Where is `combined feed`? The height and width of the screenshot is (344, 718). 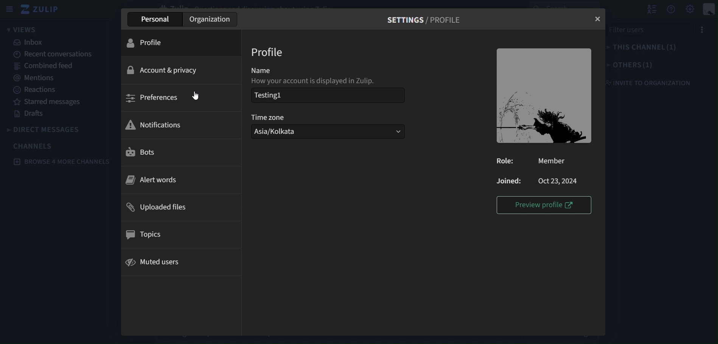 combined feed is located at coordinates (42, 65).